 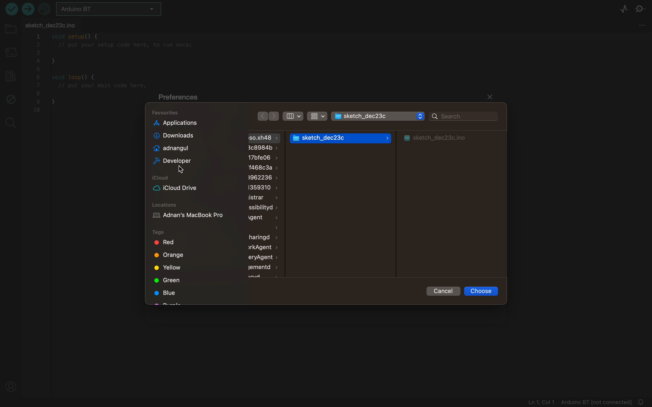 What do you see at coordinates (640, 27) in the screenshot?
I see `tab settings` at bounding box center [640, 27].